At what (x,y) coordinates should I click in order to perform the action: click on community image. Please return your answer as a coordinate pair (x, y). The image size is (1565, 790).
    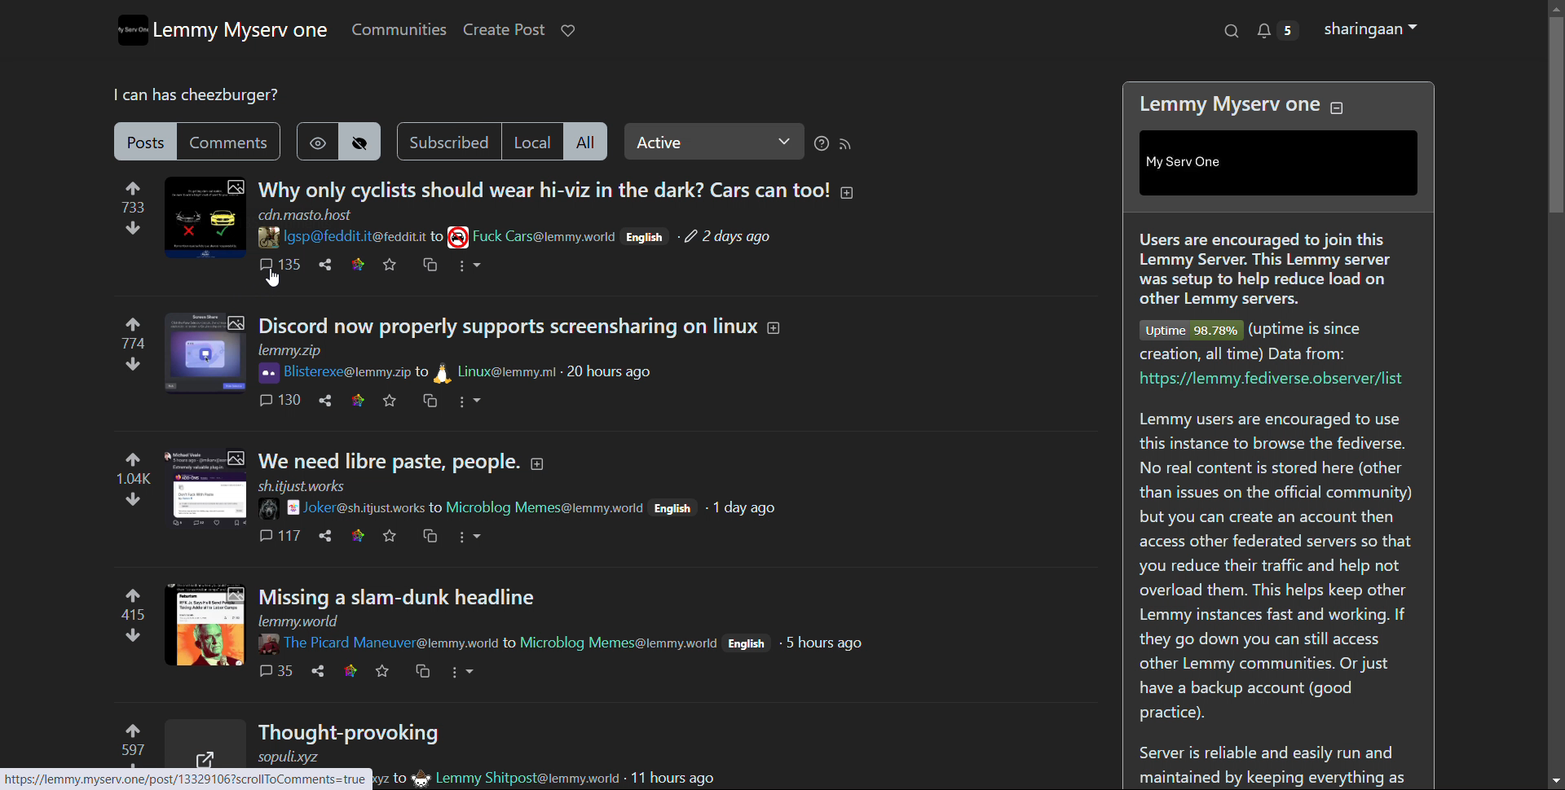
    Looking at the image, I should click on (458, 236).